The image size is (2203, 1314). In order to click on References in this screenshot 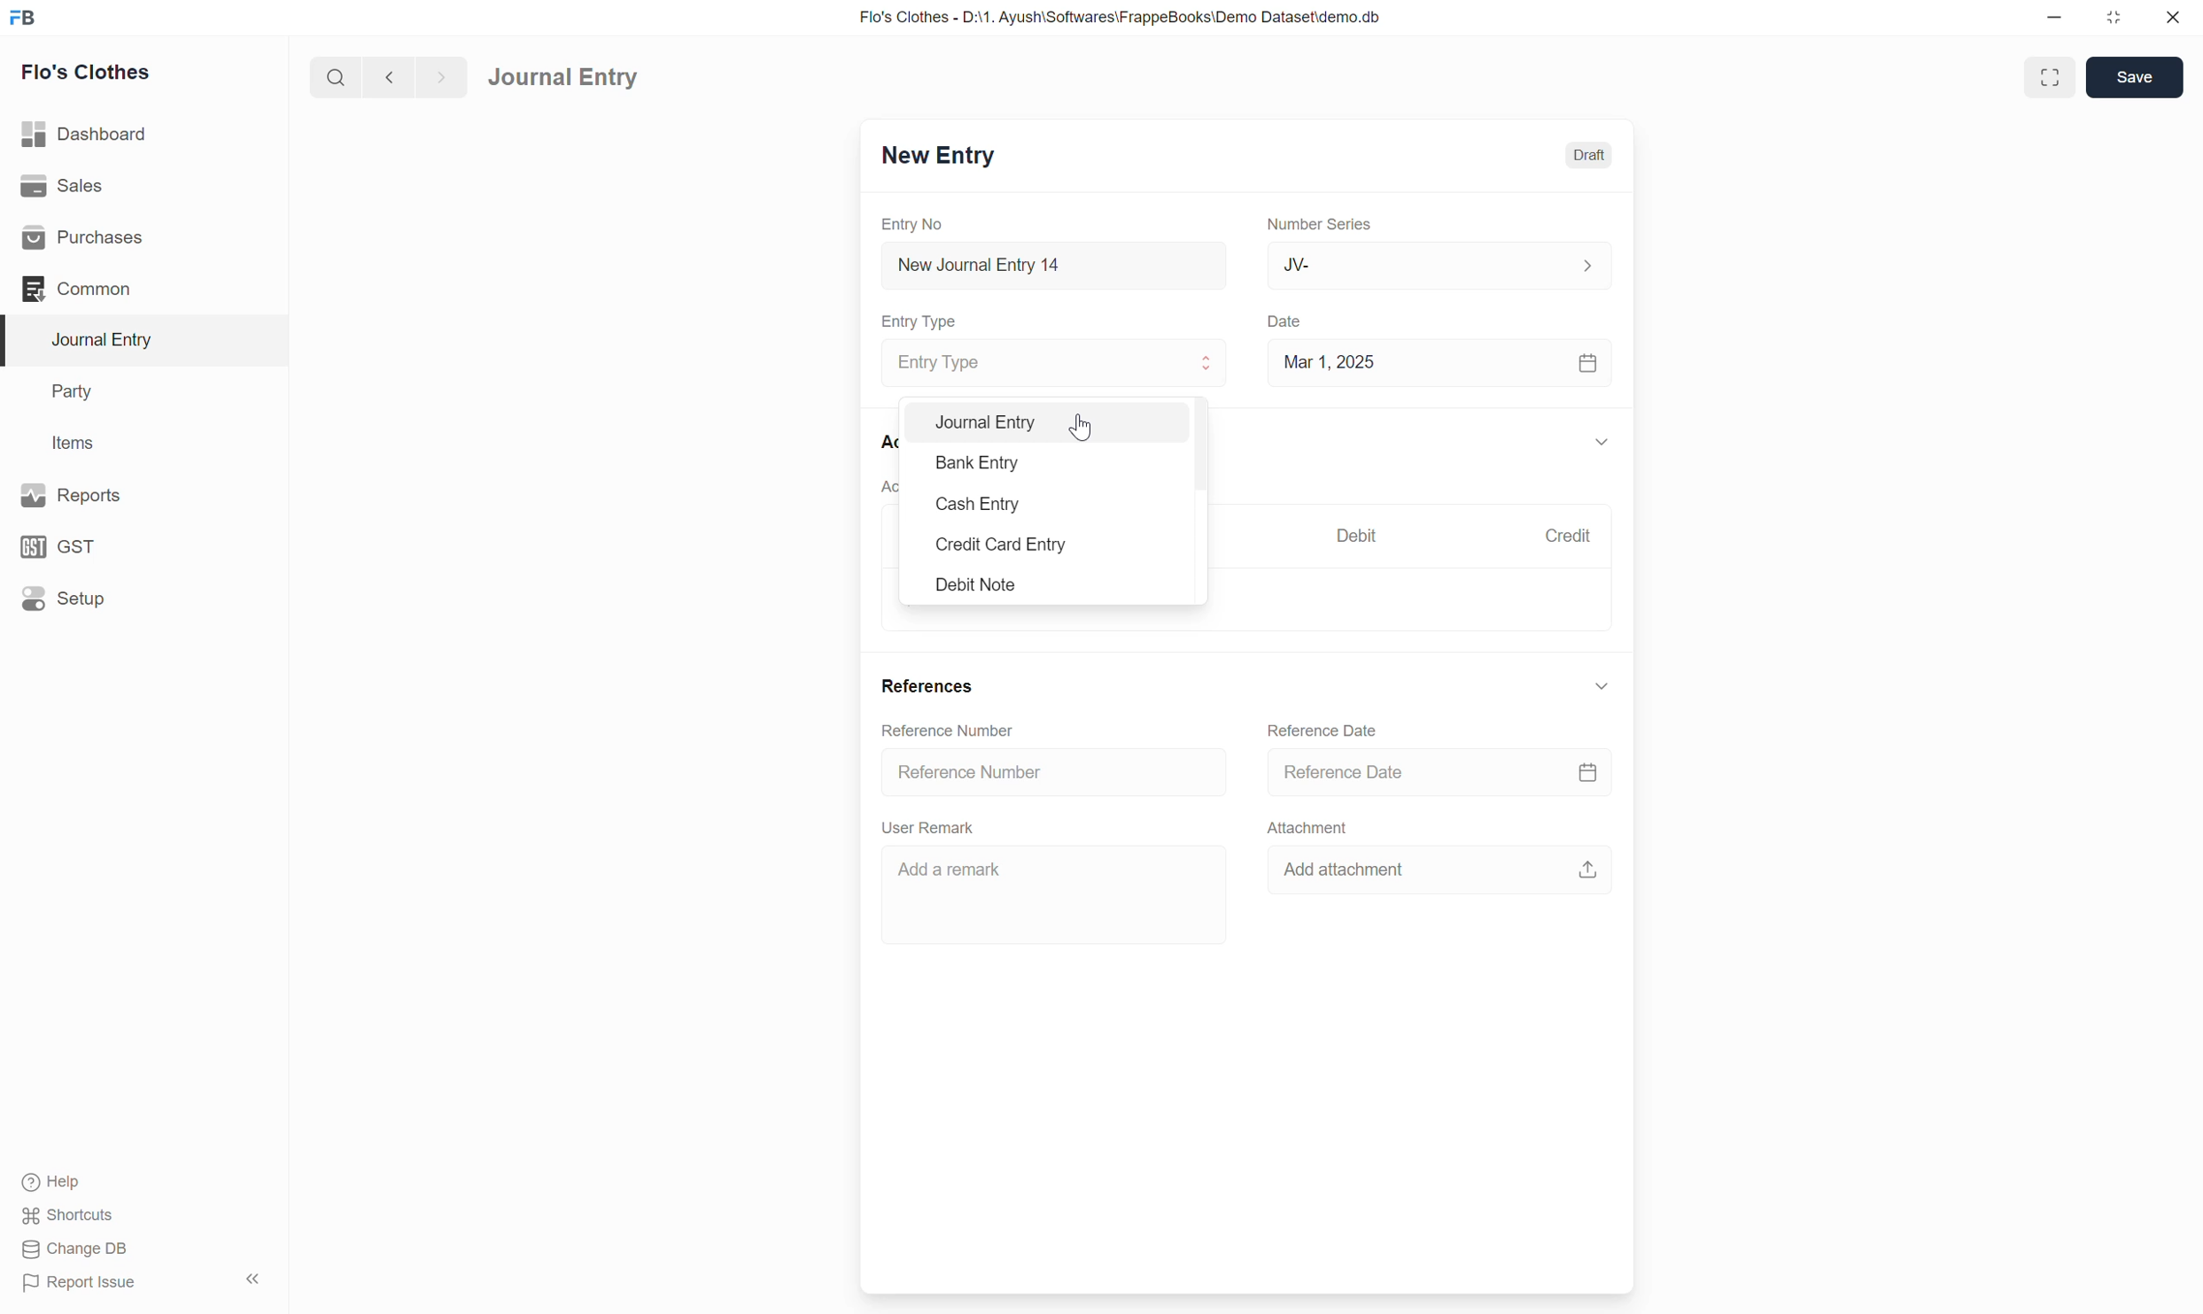, I will do `click(927, 684)`.